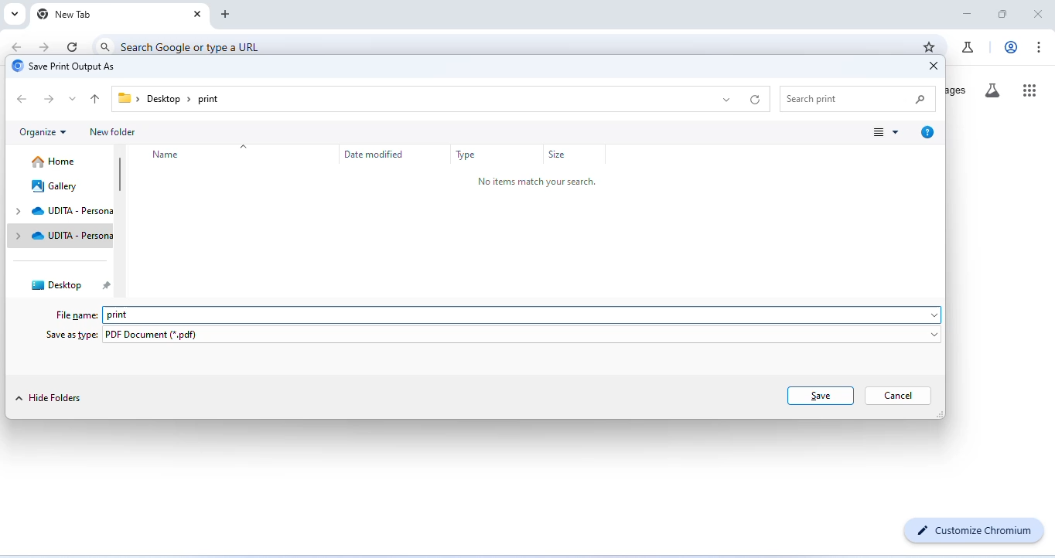 Image resolution: width=1055 pixels, height=558 pixels. I want to click on cancel, so click(897, 396).